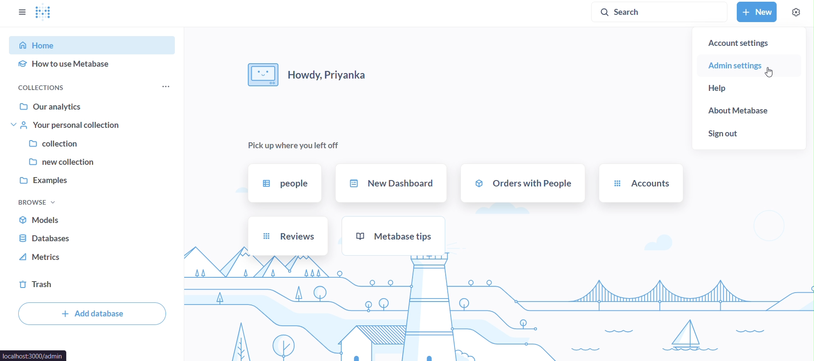 This screenshot has width=814, height=361. Describe the element at coordinates (287, 236) in the screenshot. I see `reviews` at that location.